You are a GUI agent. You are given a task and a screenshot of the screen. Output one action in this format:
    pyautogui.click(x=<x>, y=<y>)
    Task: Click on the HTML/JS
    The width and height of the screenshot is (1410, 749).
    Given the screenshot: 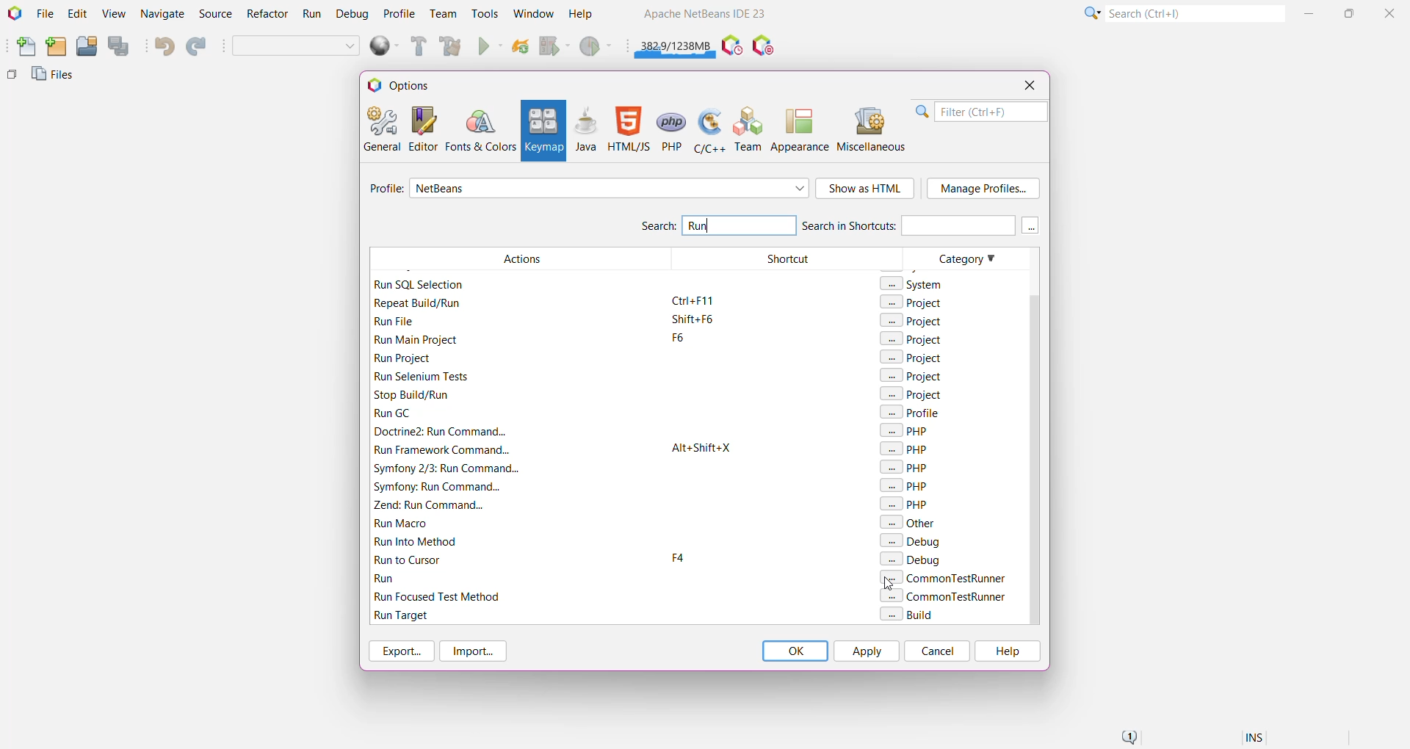 What is the action you would take?
    pyautogui.click(x=628, y=129)
    